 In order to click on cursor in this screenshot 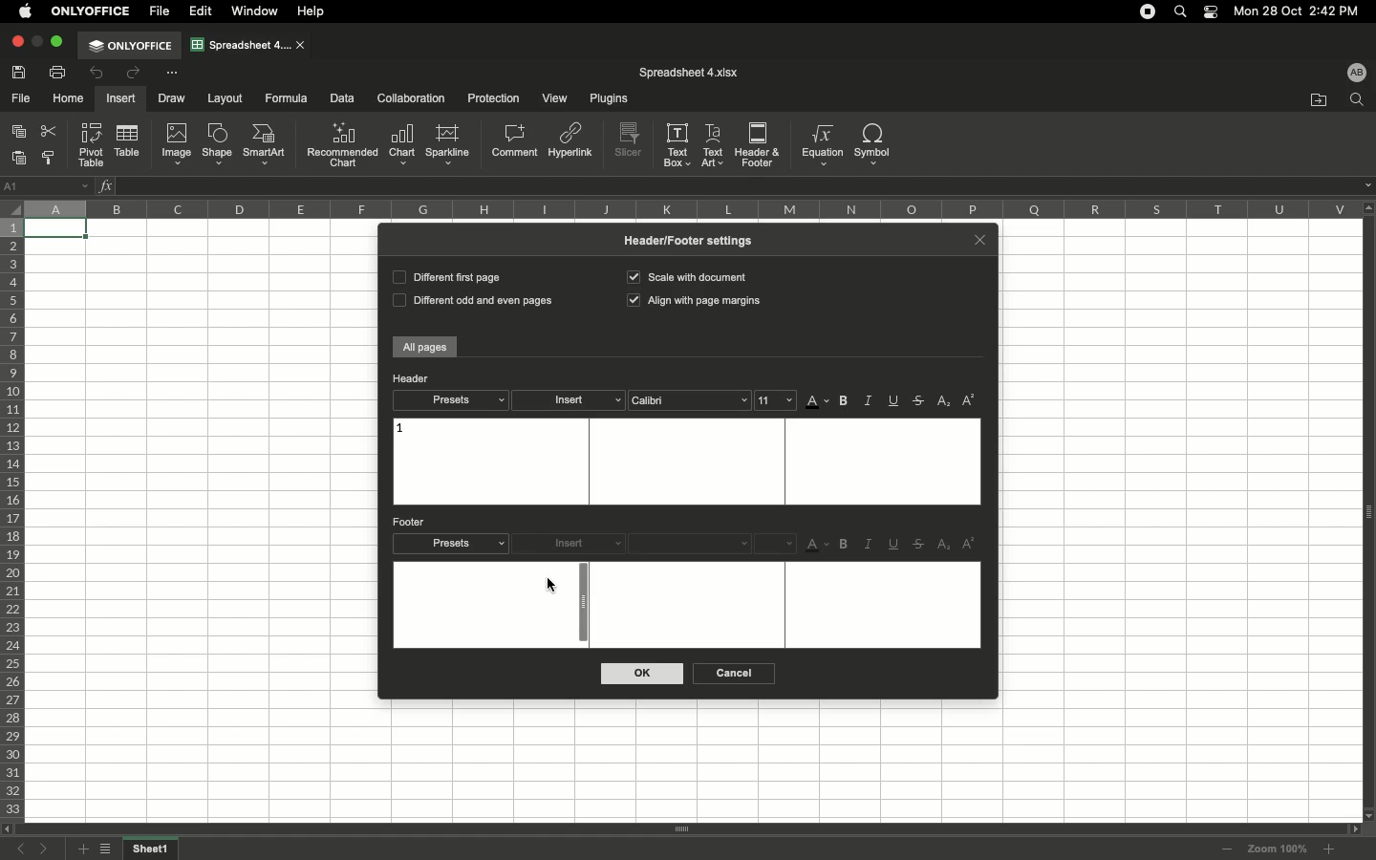, I will do `click(549, 585)`.